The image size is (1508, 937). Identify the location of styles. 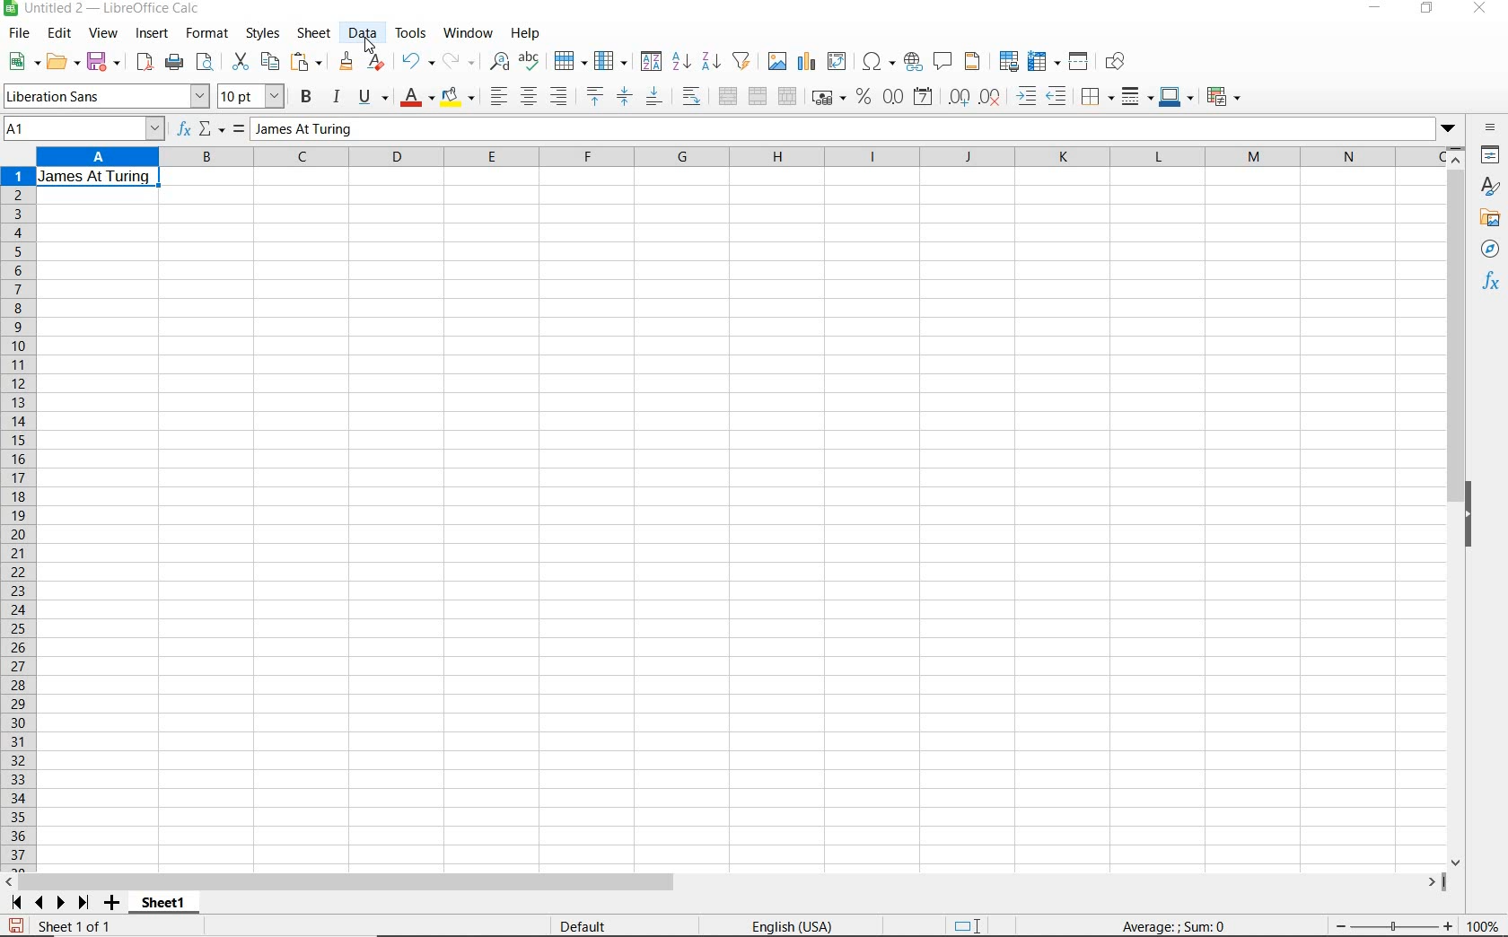
(264, 36).